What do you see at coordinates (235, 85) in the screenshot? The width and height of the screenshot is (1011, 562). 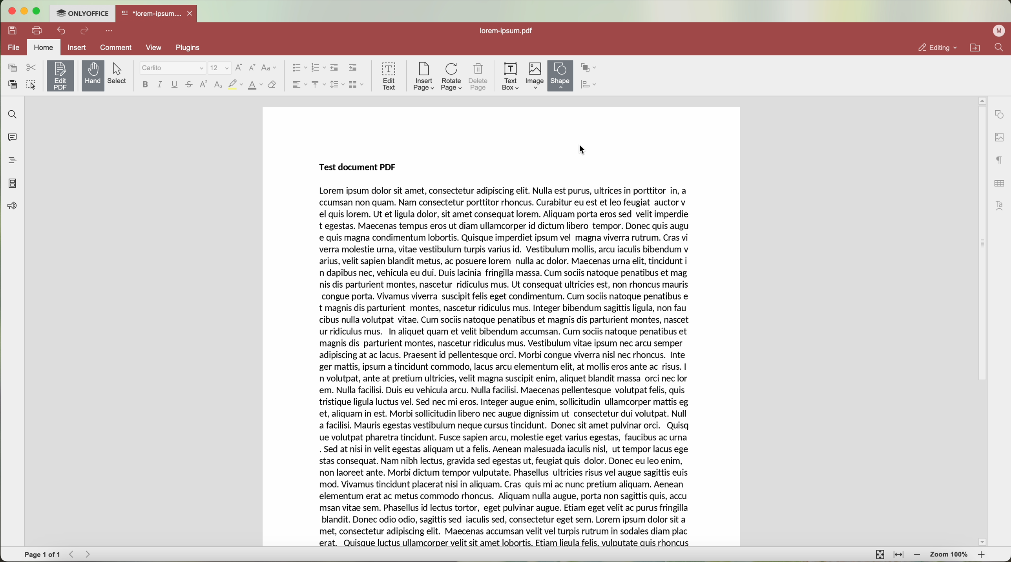 I see `strikeout` at bounding box center [235, 85].